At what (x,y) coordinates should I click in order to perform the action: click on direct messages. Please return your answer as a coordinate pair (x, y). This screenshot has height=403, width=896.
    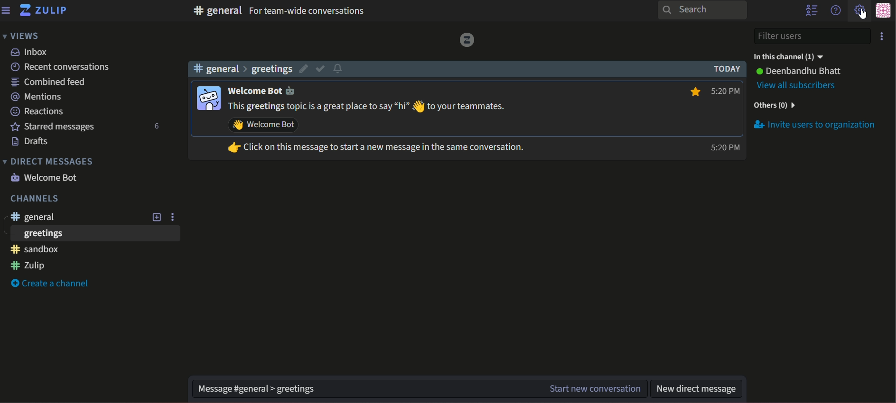
    Looking at the image, I should click on (48, 162).